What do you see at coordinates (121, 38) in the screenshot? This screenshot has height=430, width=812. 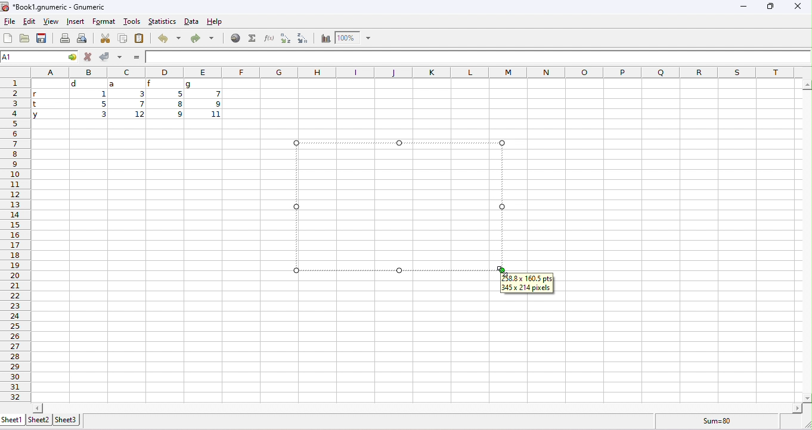 I see `copy` at bounding box center [121, 38].